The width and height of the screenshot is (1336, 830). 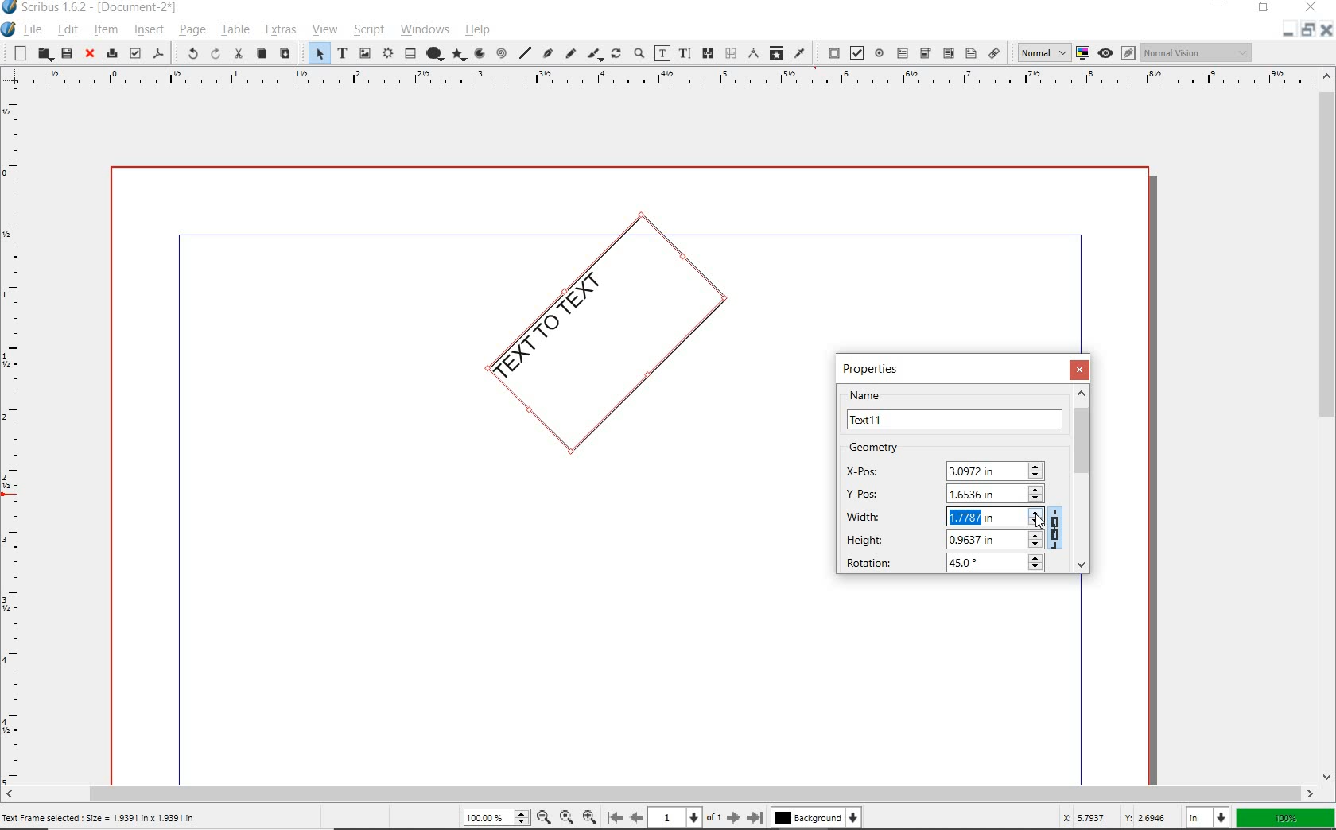 I want to click on HEIGHT, so click(x=939, y=540).